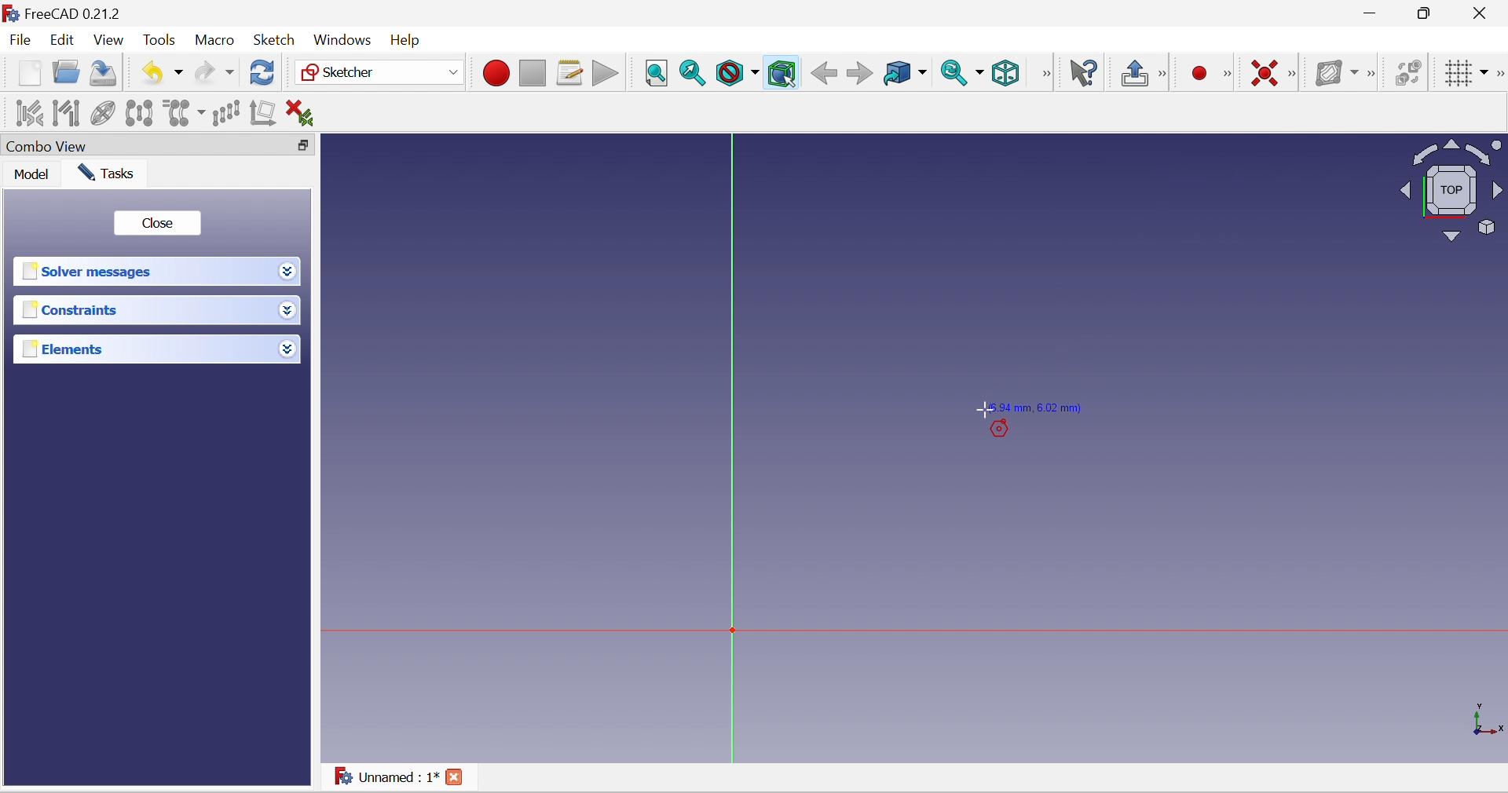  What do you see at coordinates (109, 42) in the screenshot?
I see `View` at bounding box center [109, 42].